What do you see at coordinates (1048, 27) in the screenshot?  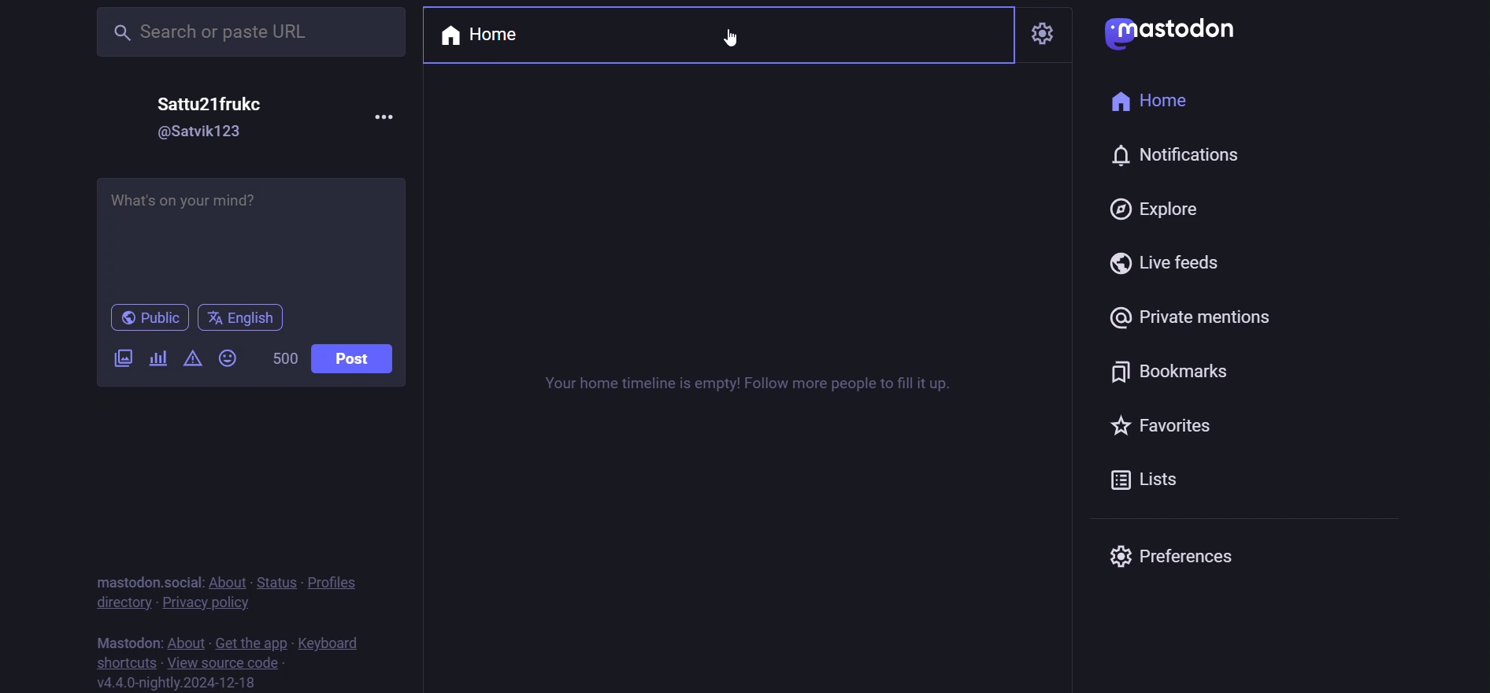 I see `setting` at bounding box center [1048, 27].